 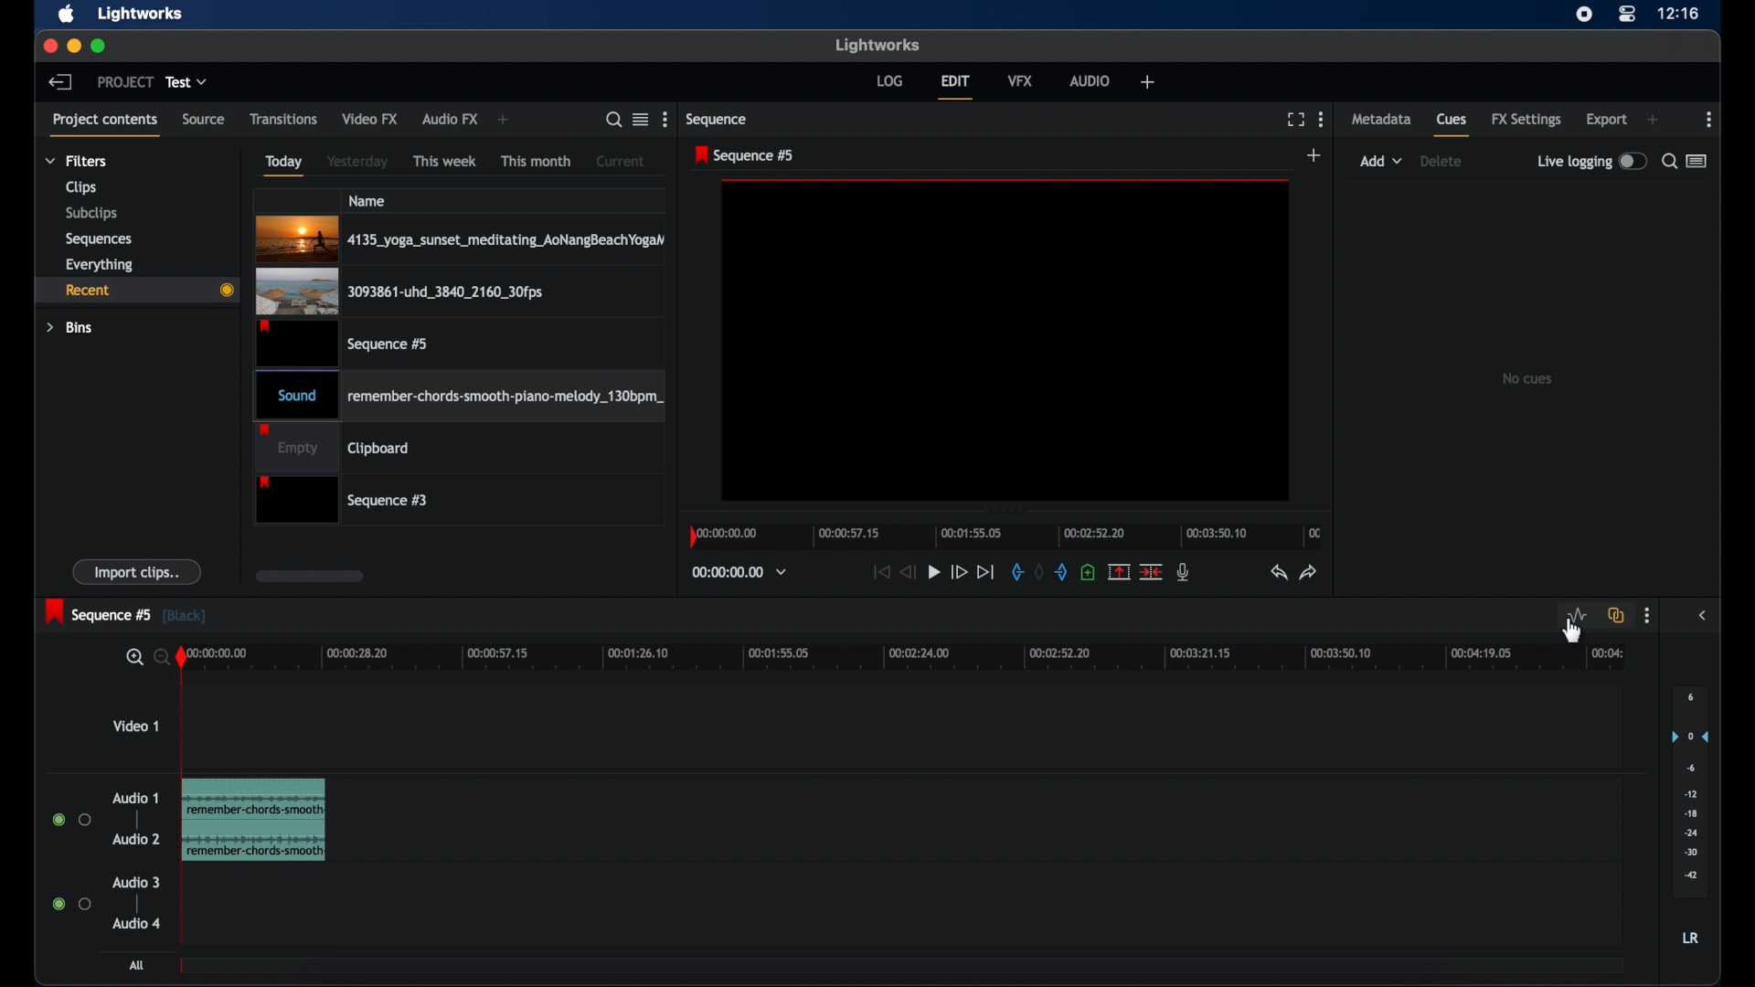 What do you see at coordinates (719, 120) in the screenshot?
I see `sequence` at bounding box center [719, 120].